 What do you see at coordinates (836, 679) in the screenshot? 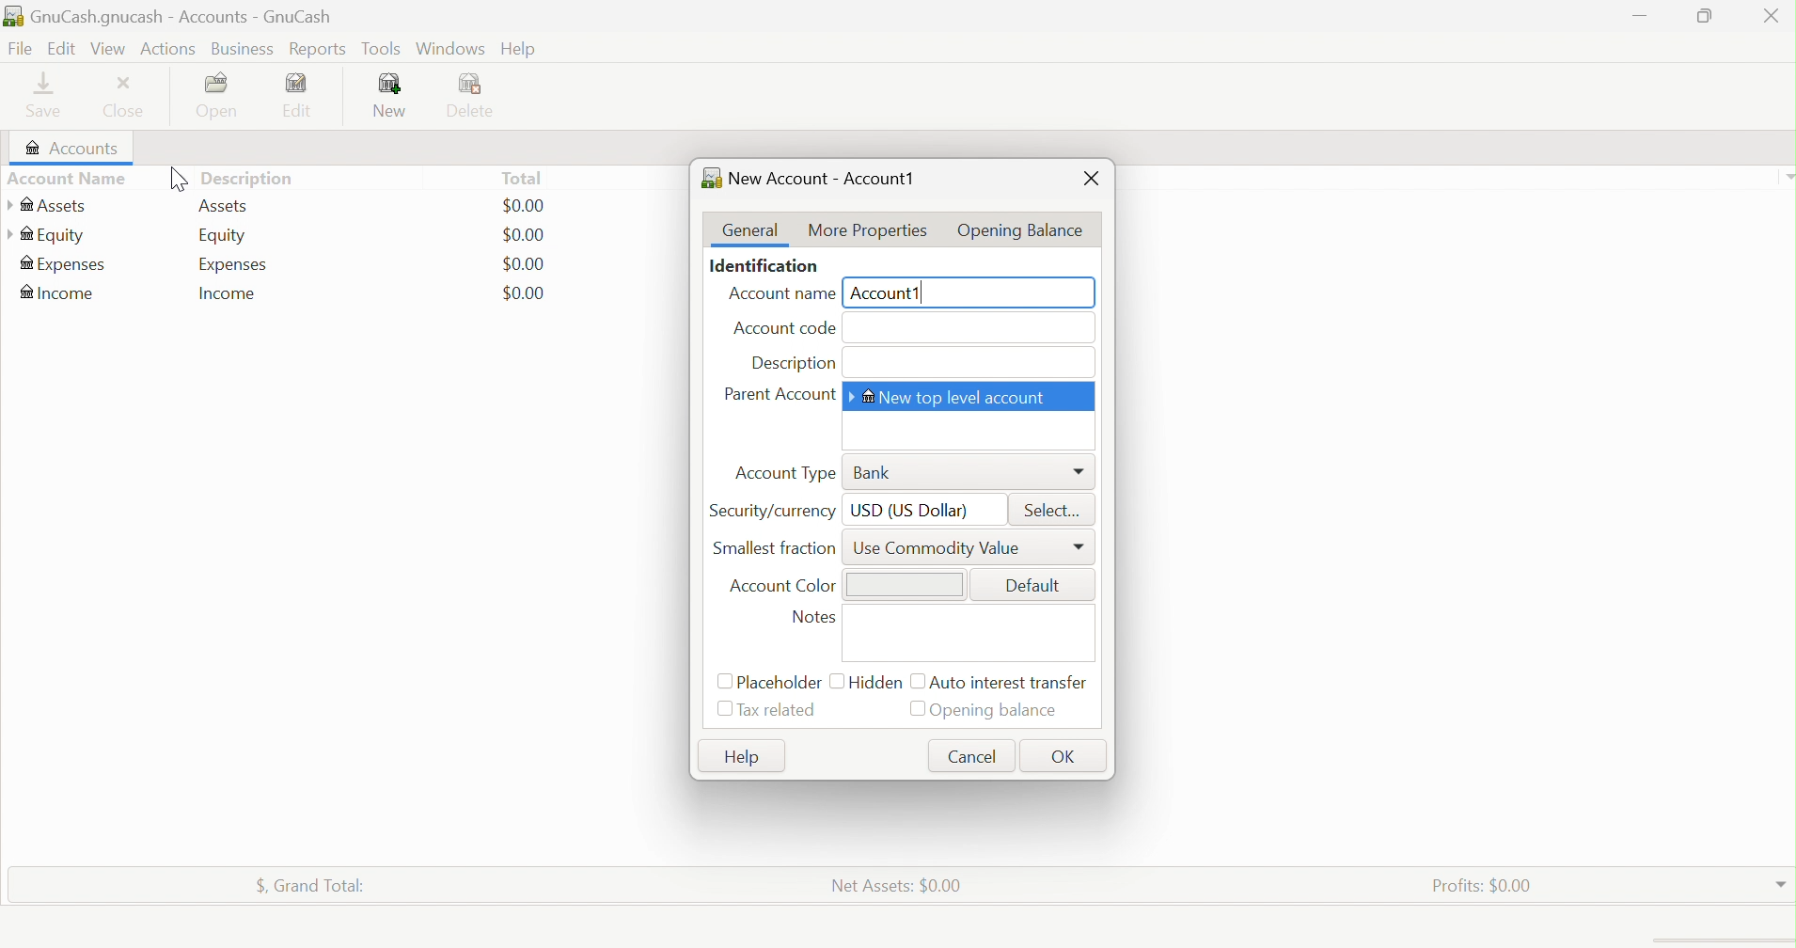
I see `Checkbox` at bounding box center [836, 679].